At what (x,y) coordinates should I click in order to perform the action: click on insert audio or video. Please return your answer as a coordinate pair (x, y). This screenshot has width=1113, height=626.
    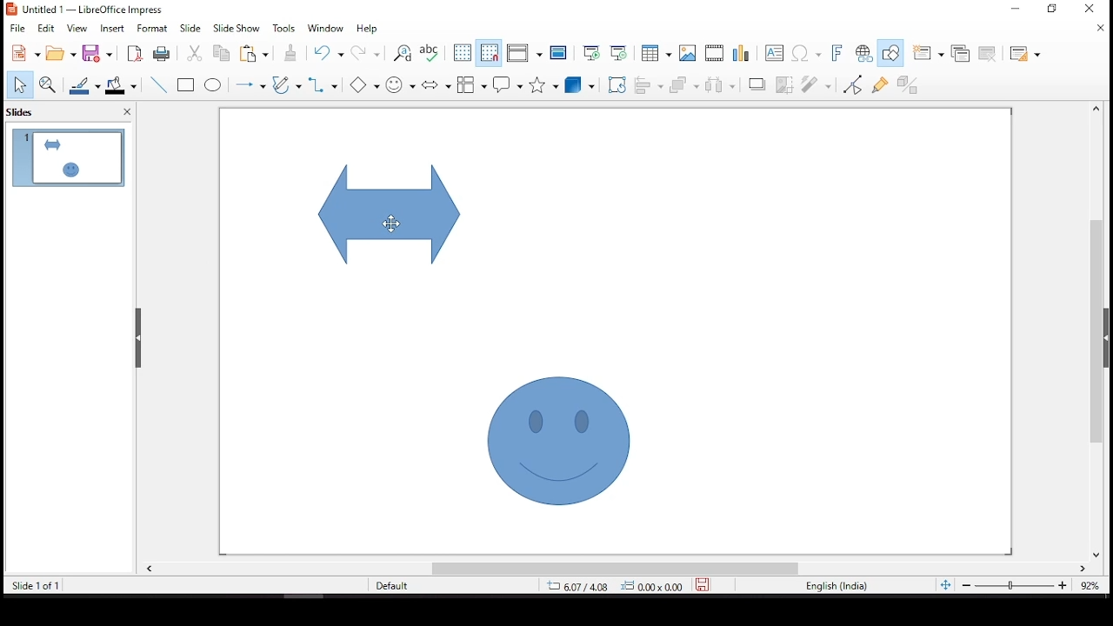
    Looking at the image, I should click on (714, 54).